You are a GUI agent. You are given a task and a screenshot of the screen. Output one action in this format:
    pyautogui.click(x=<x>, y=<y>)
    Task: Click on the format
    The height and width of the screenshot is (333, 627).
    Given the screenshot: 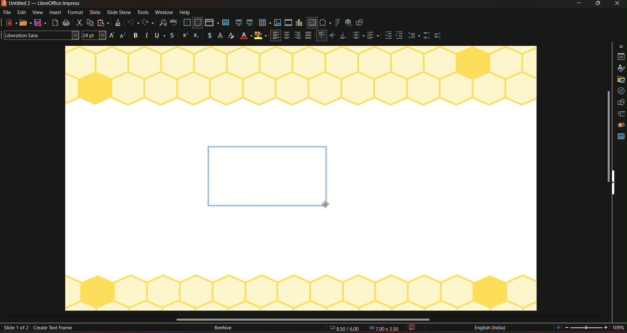 What is the action you would take?
    pyautogui.click(x=76, y=12)
    